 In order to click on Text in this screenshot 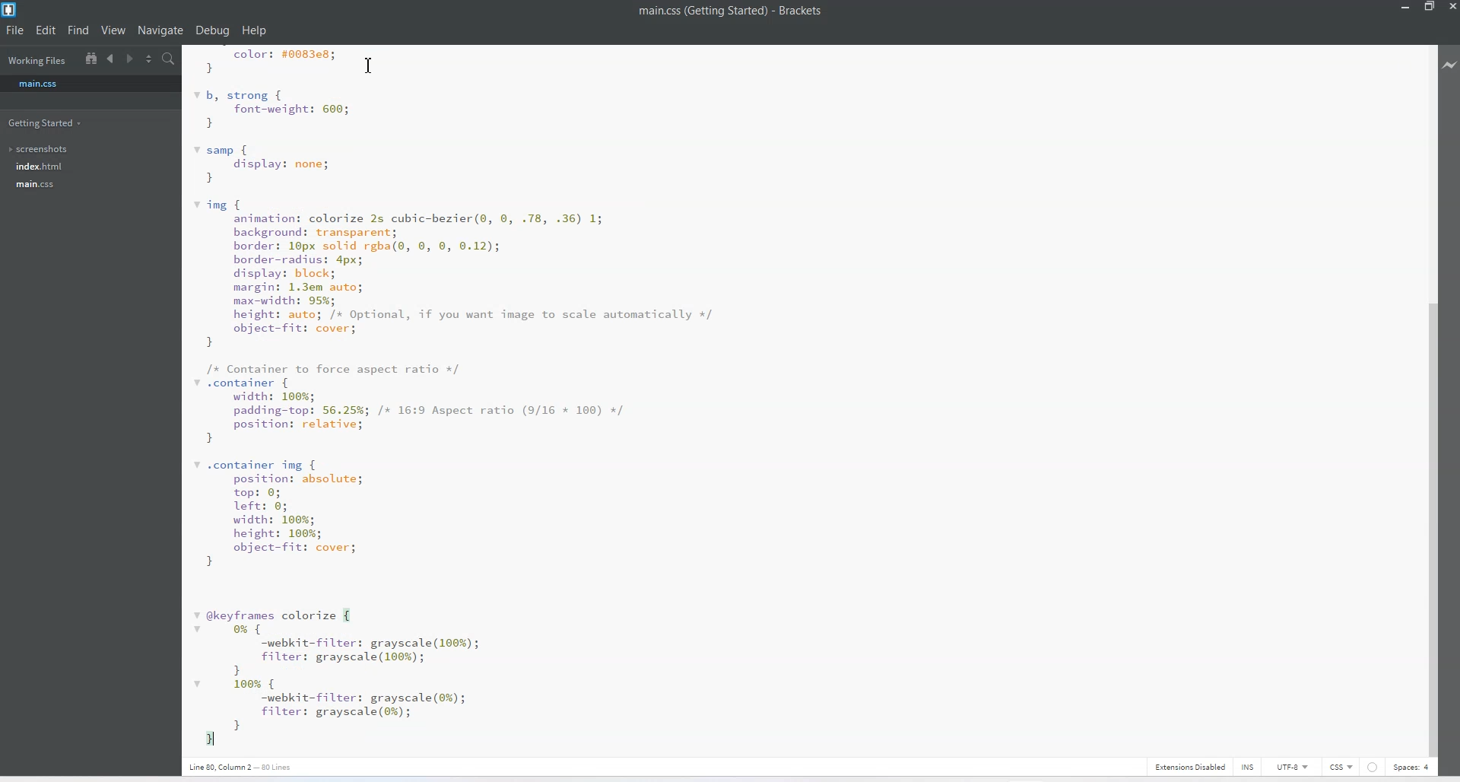, I will do `click(497, 400)`.